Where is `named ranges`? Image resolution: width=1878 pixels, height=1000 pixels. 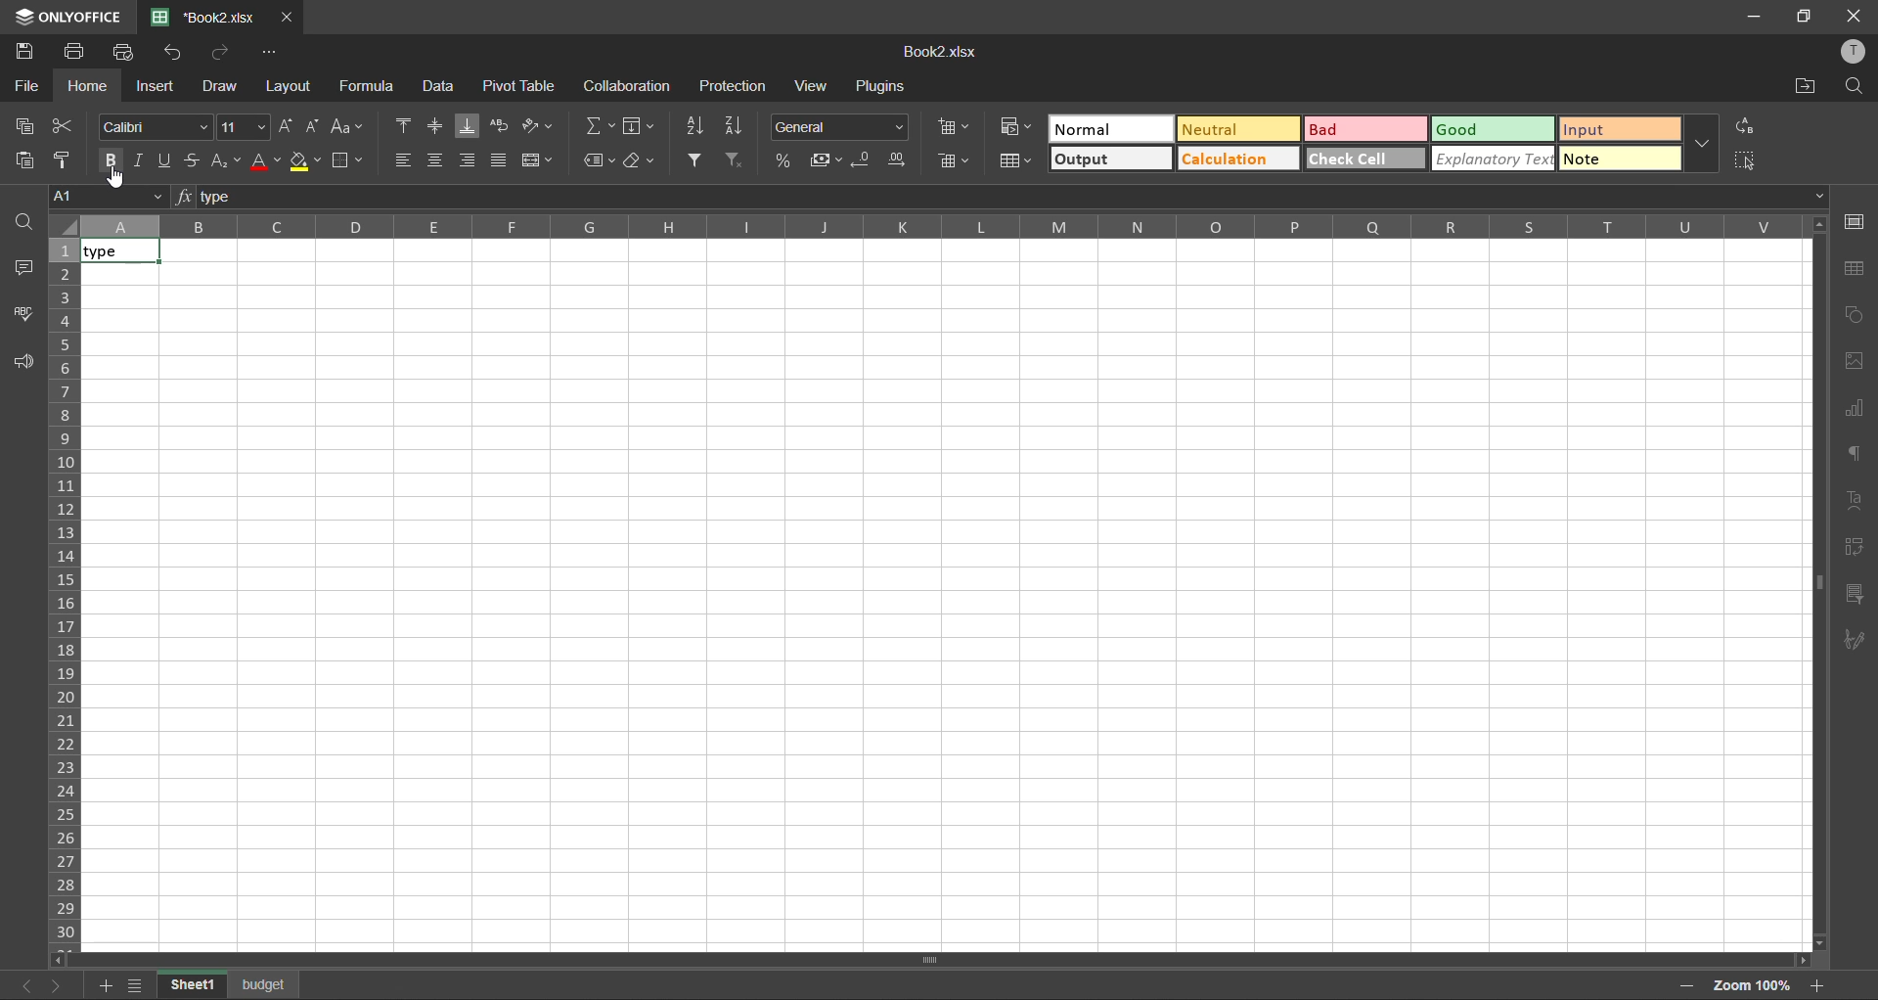 named ranges is located at coordinates (600, 161).